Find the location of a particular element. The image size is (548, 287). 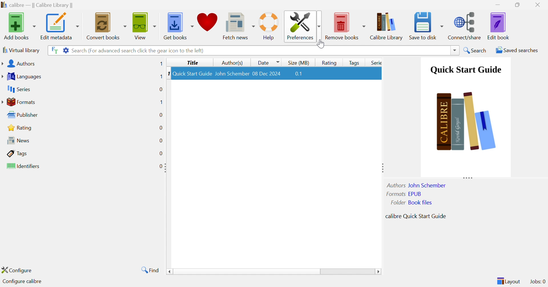

0 is located at coordinates (161, 128).